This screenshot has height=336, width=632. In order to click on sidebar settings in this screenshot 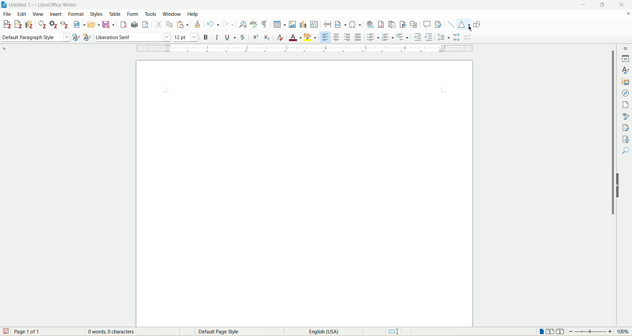, I will do `click(626, 48)`.